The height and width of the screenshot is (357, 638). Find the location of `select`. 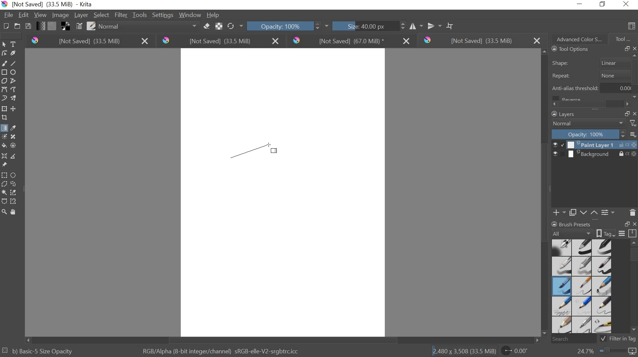

select is located at coordinates (5, 45).